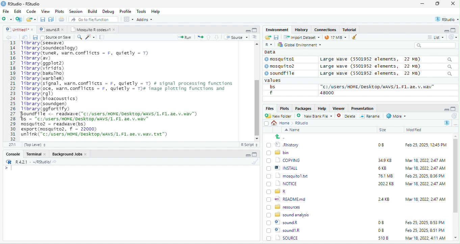 The width and height of the screenshot is (460, 244). What do you see at coordinates (286, 230) in the screenshot?
I see `| SOURCE` at bounding box center [286, 230].